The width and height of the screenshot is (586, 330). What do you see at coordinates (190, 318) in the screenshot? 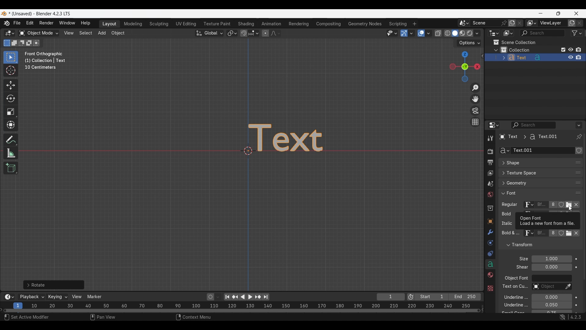
I see `content menu` at bounding box center [190, 318].